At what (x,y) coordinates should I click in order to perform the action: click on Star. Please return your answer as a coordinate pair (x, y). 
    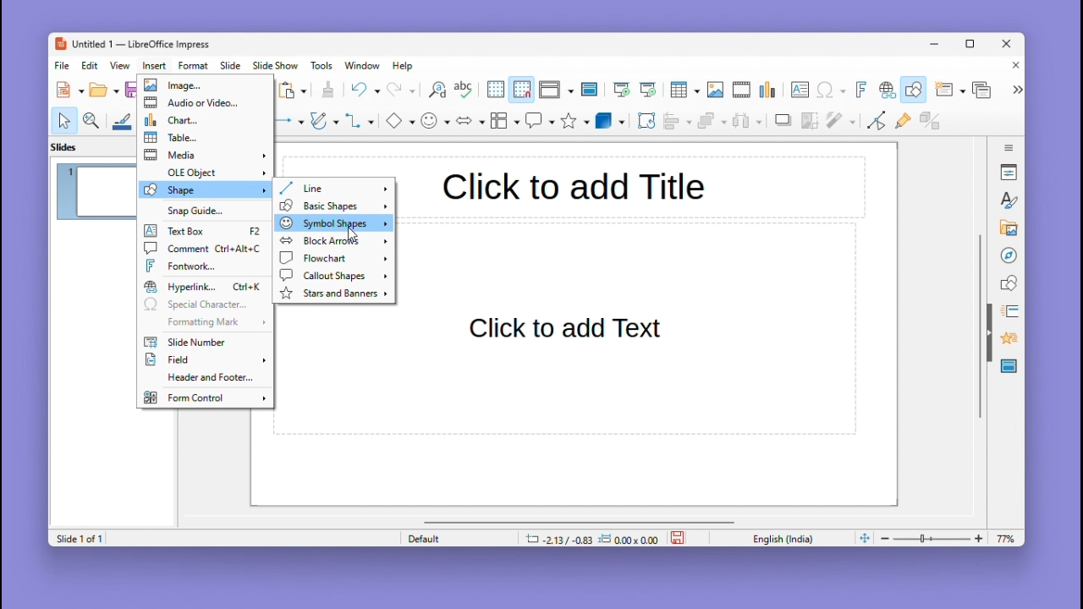
    Looking at the image, I should click on (575, 121).